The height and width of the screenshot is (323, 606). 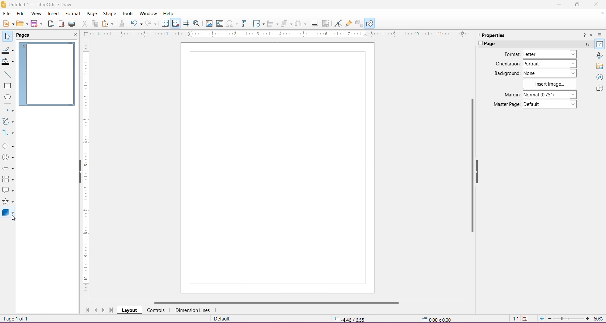 What do you see at coordinates (84, 24) in the screenshot?
I see `Cut` at bounding box center [84, 24].